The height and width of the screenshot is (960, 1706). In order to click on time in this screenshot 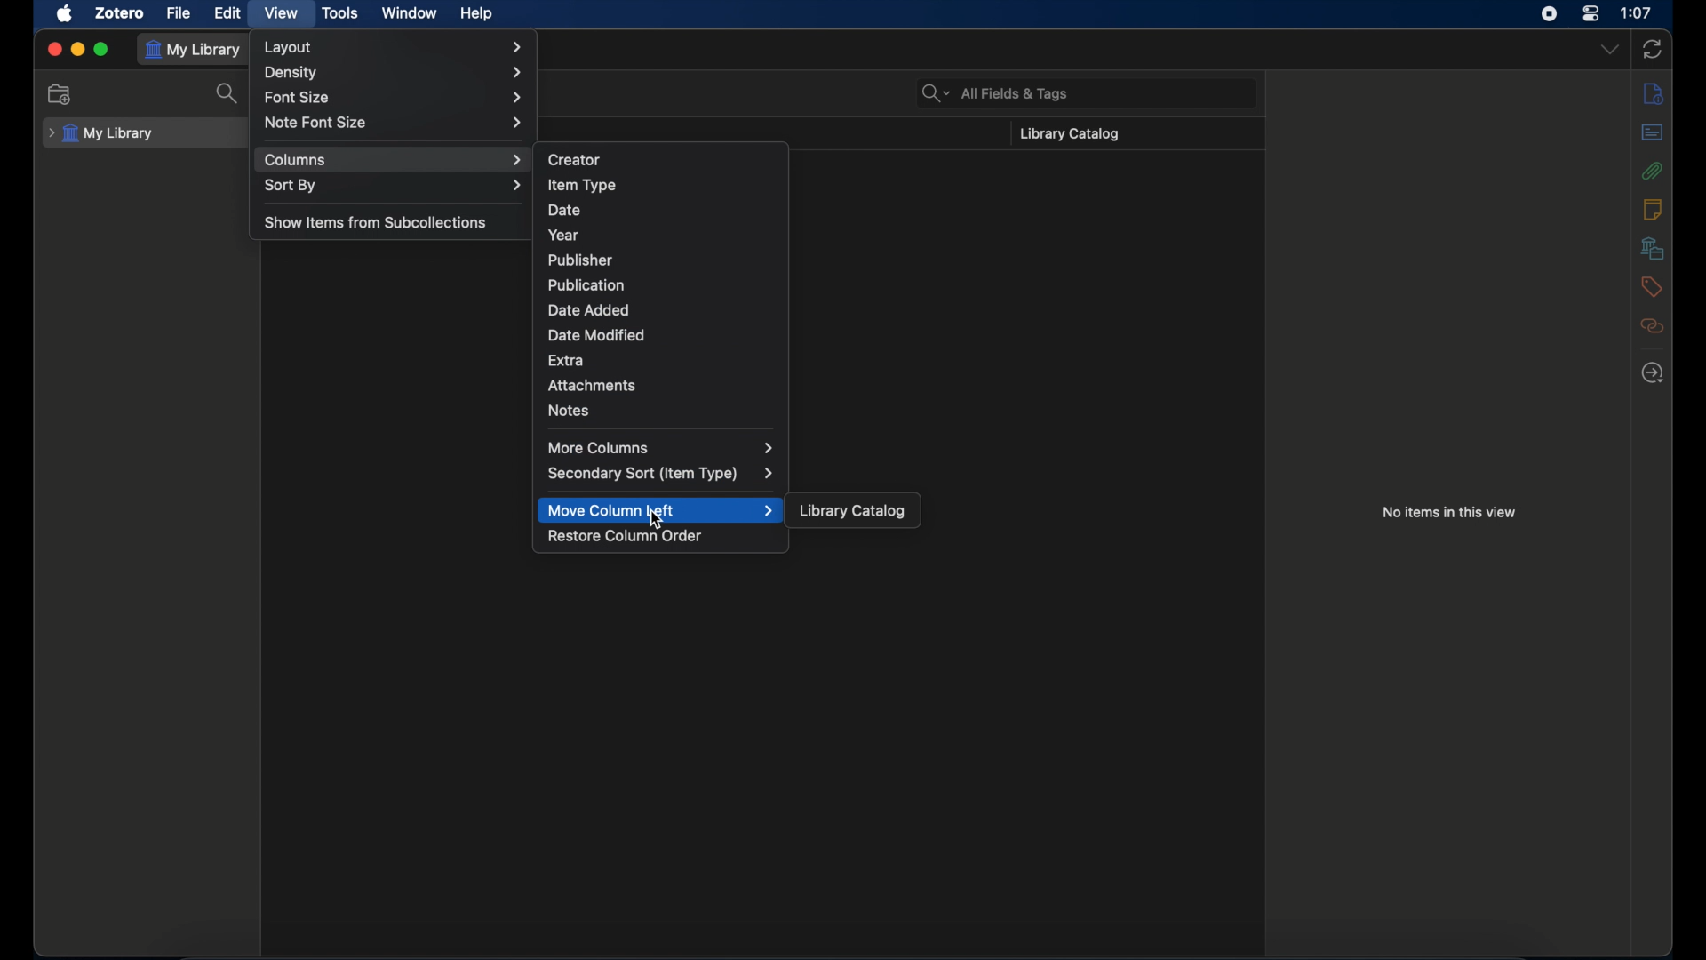, I will do `click(1637, 12)`.